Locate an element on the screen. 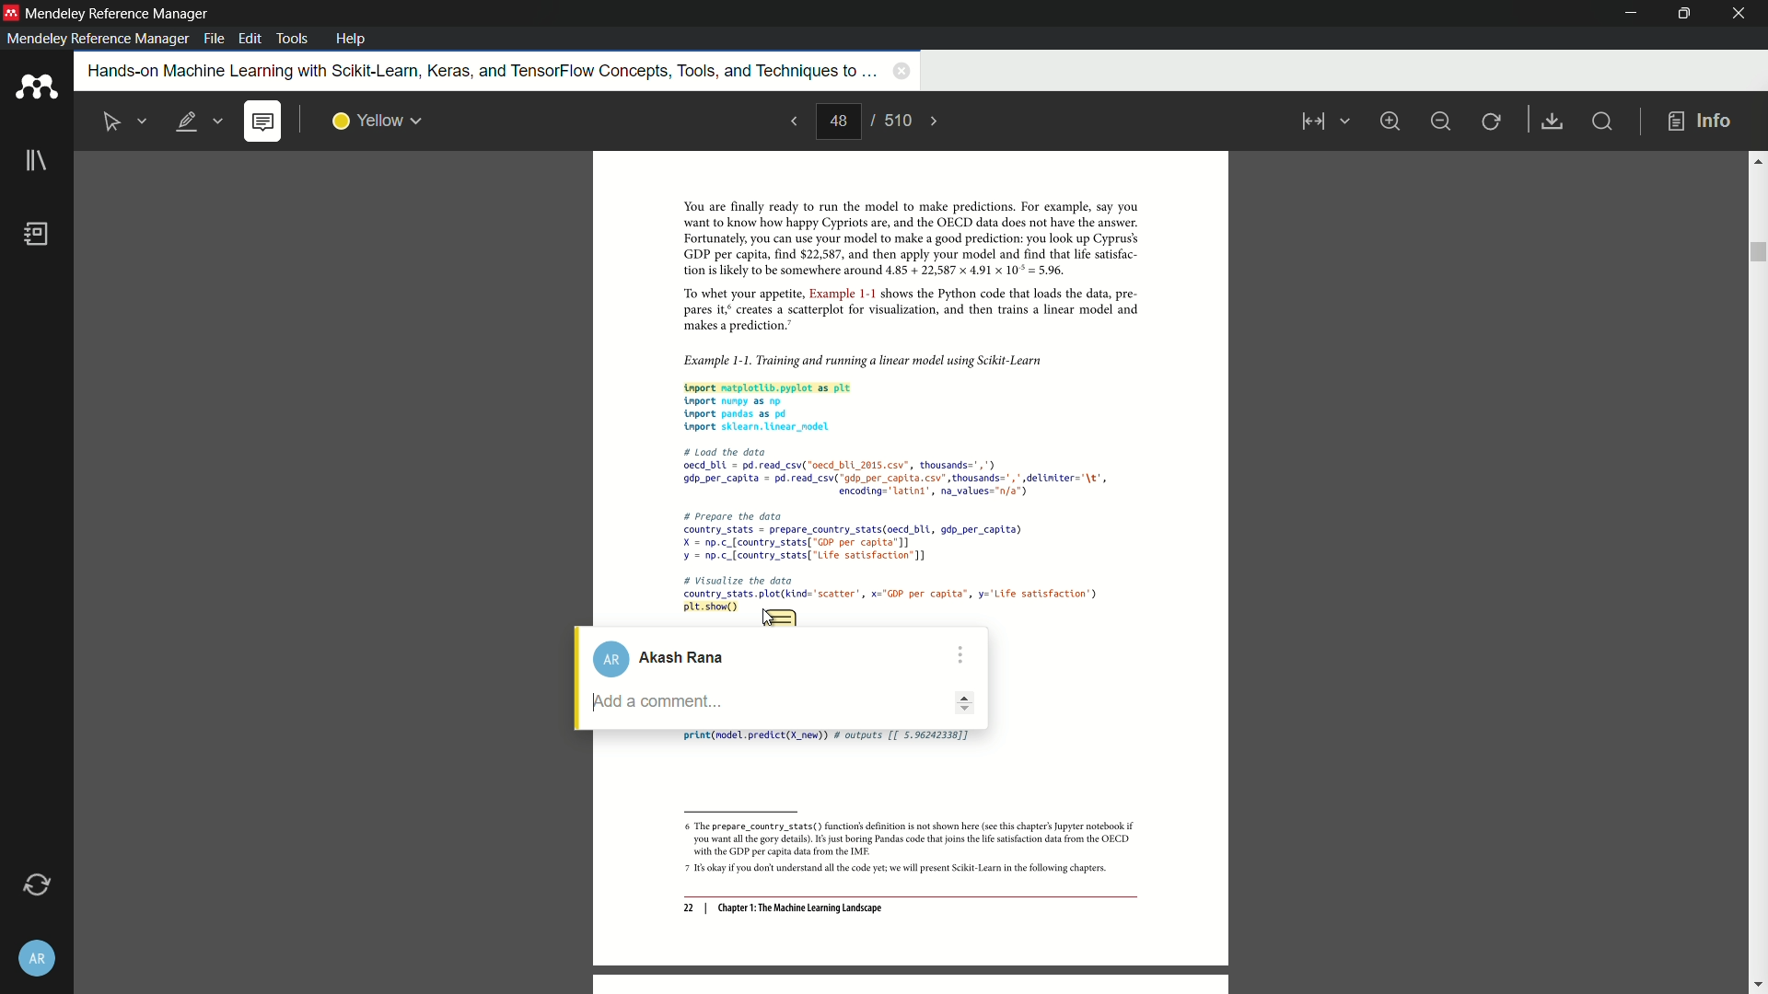 The width and height of the screenshot is (1768, 994). close is located at coordinates (1740, 14).